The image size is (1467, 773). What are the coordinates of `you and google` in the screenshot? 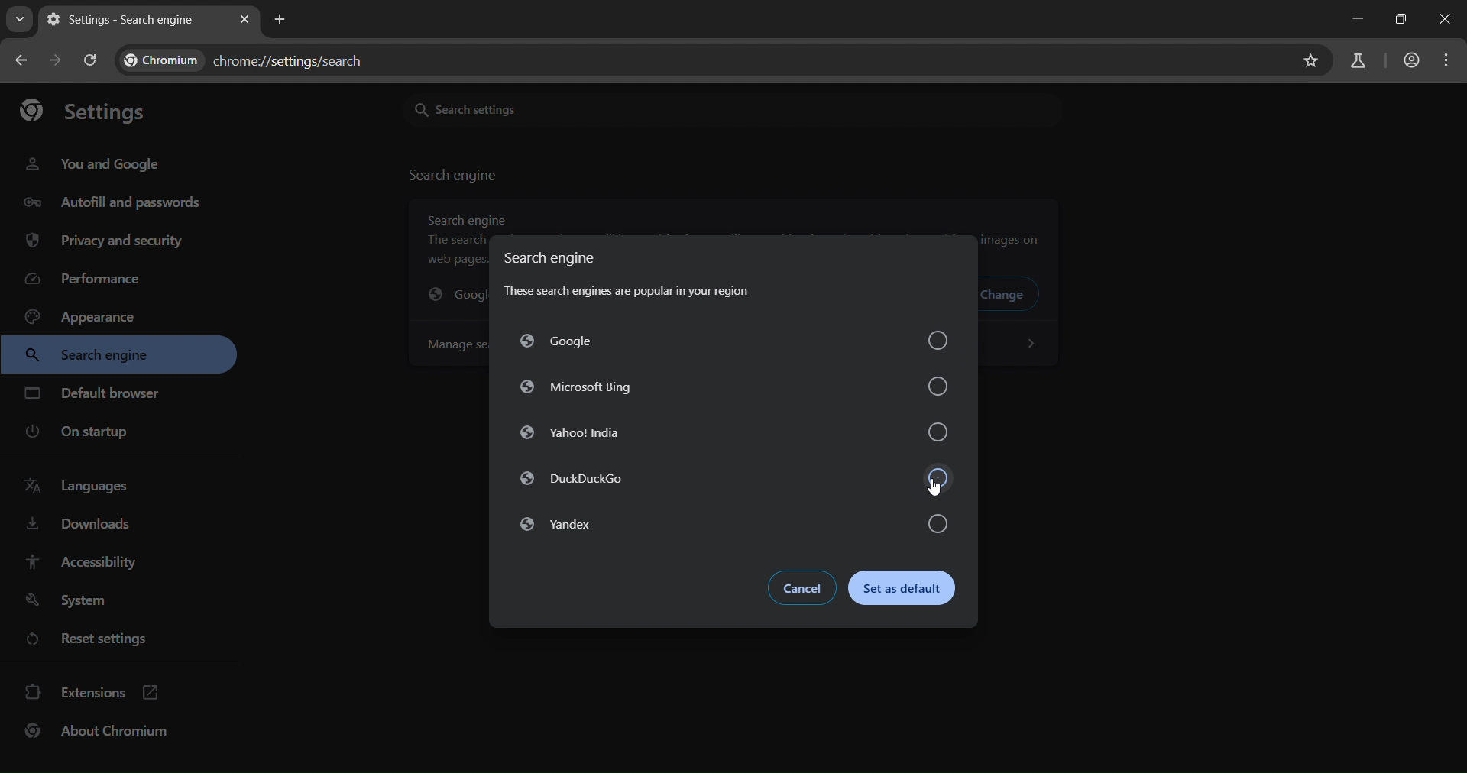 It's located at (96, 164).